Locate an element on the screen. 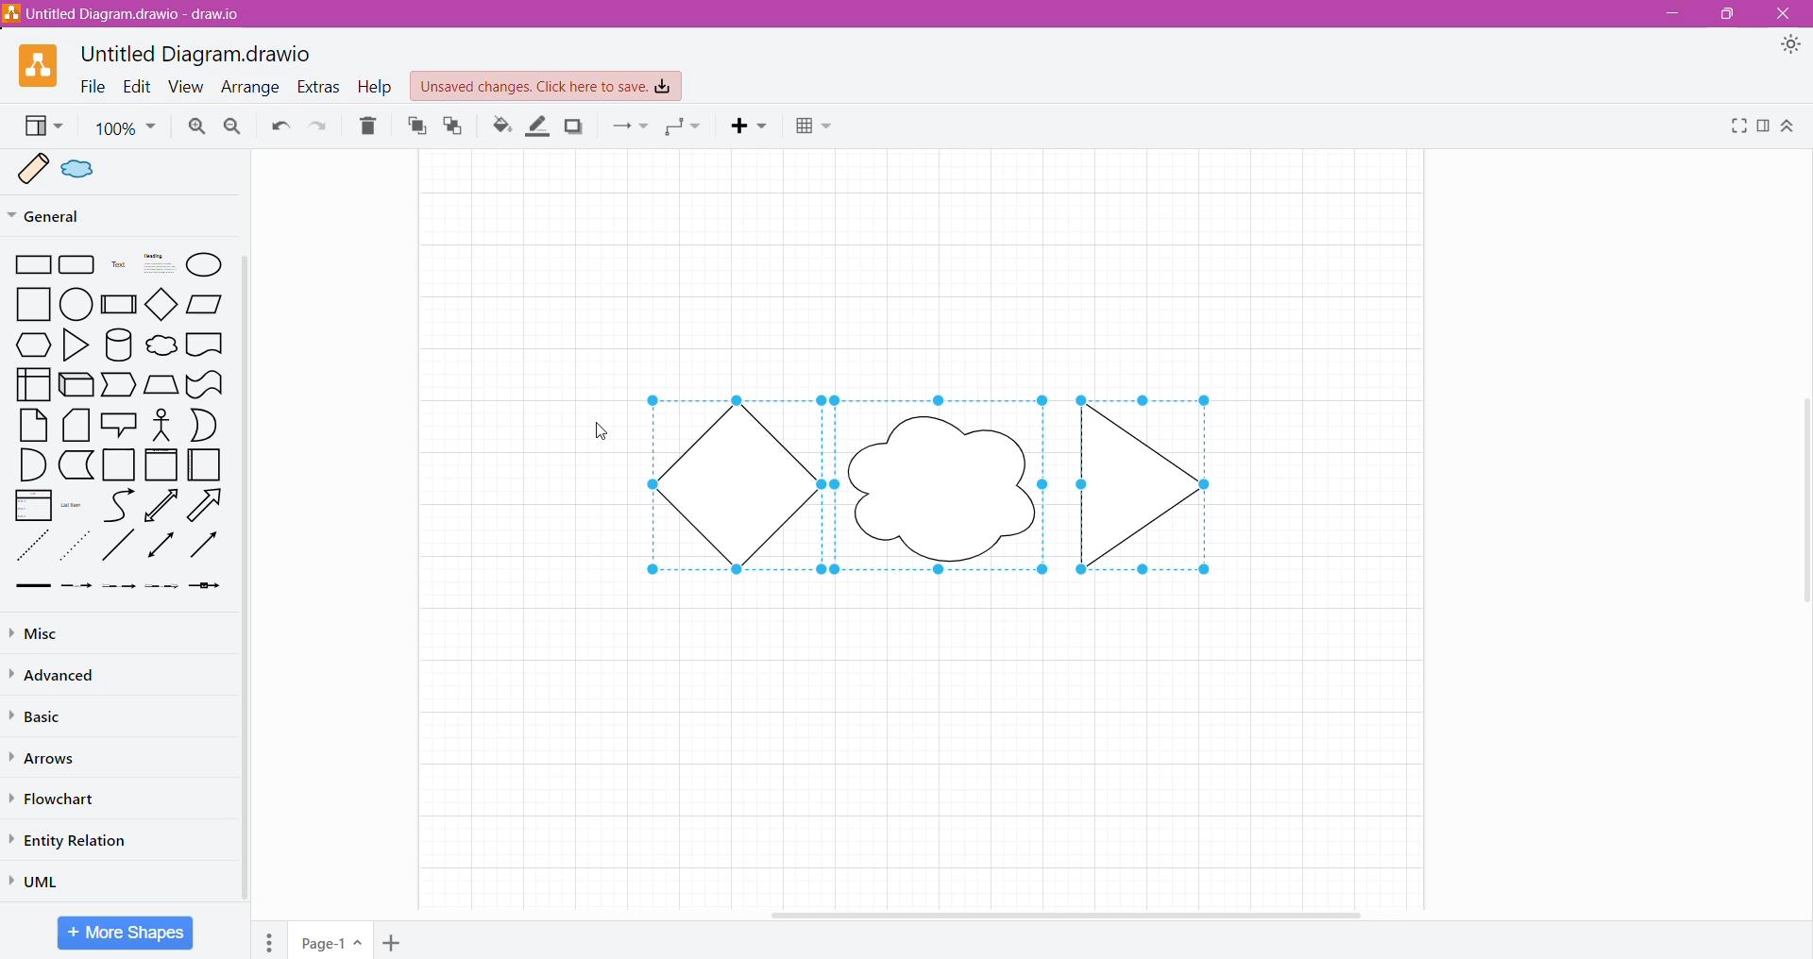  Line Color is located at coordinates (539, 126).